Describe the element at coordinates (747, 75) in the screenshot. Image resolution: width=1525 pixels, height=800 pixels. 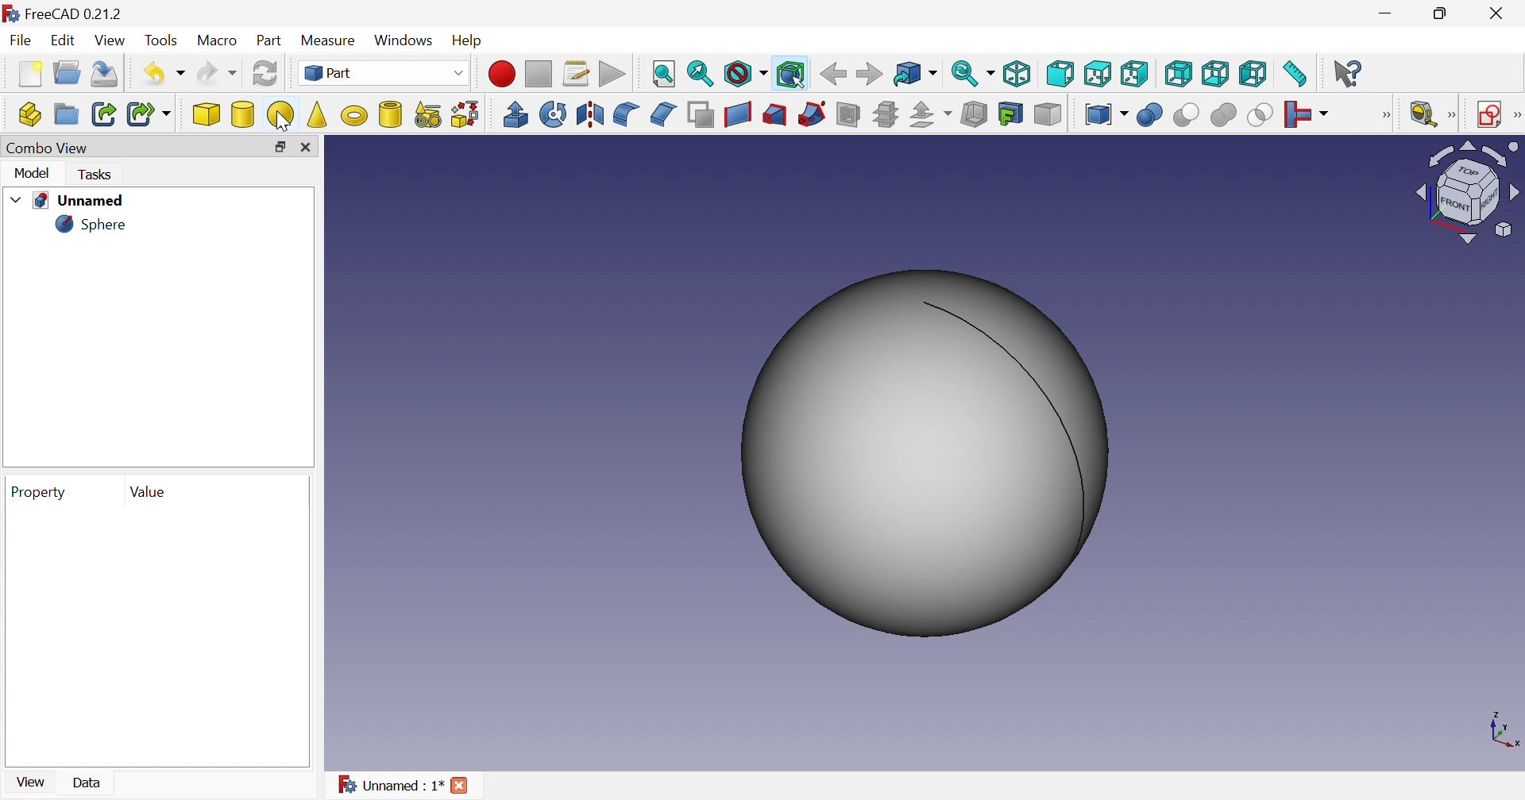
I see `Draw style` at that location.